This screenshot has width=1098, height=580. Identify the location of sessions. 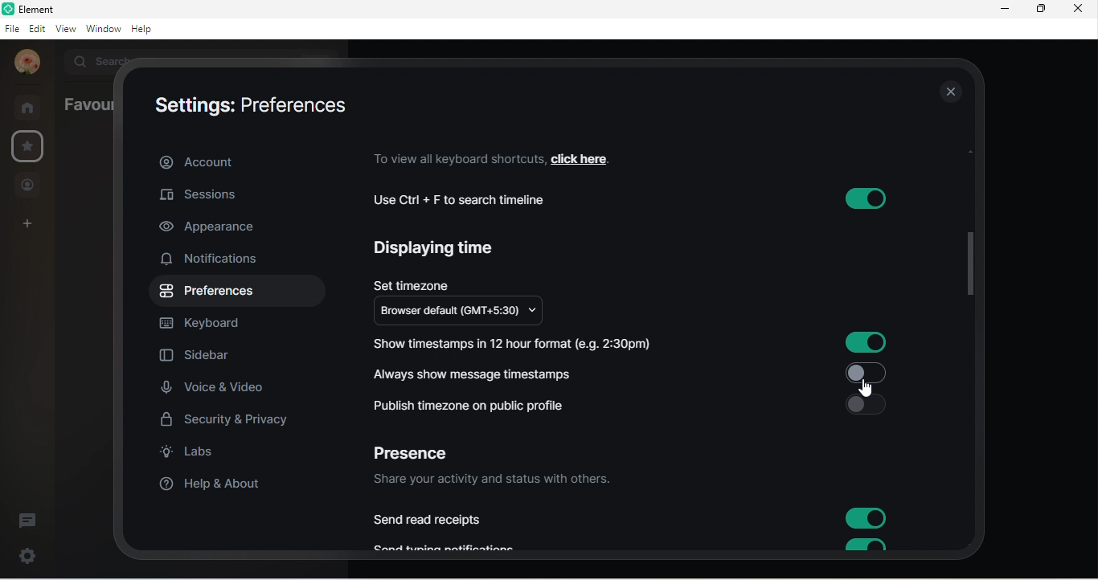
(218, 194).